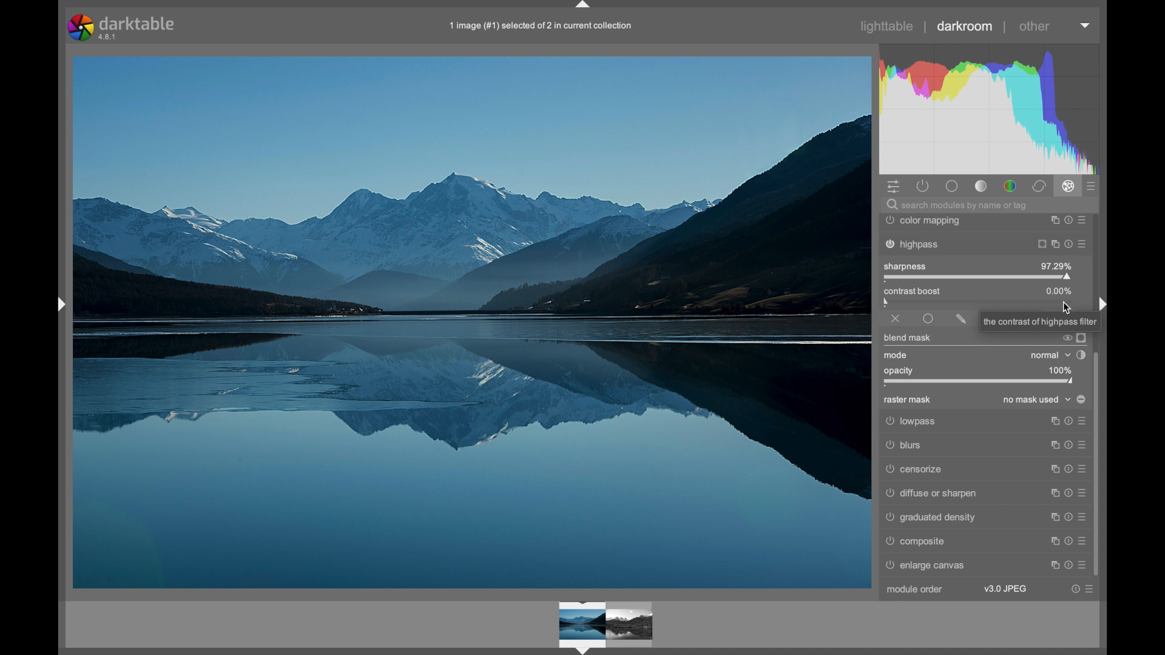  Describe the element at coordinates (994, 106) in the screenshot. I see `histogram` at that location.